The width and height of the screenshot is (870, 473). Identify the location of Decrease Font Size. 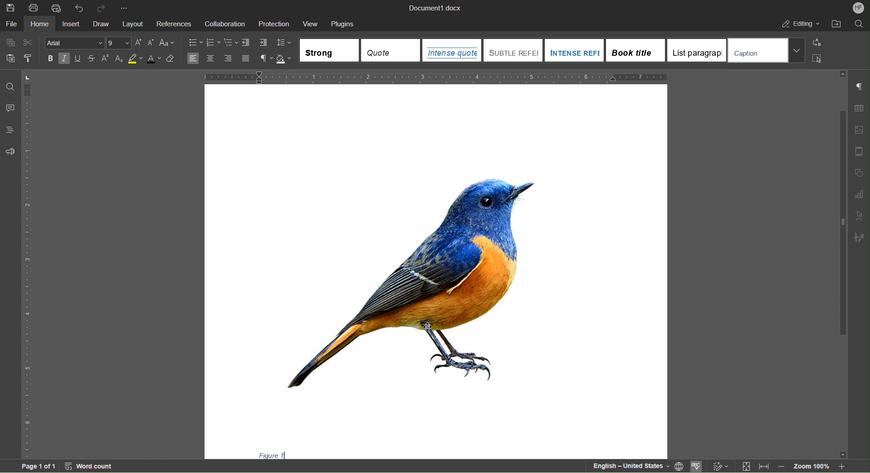
(151, 43).